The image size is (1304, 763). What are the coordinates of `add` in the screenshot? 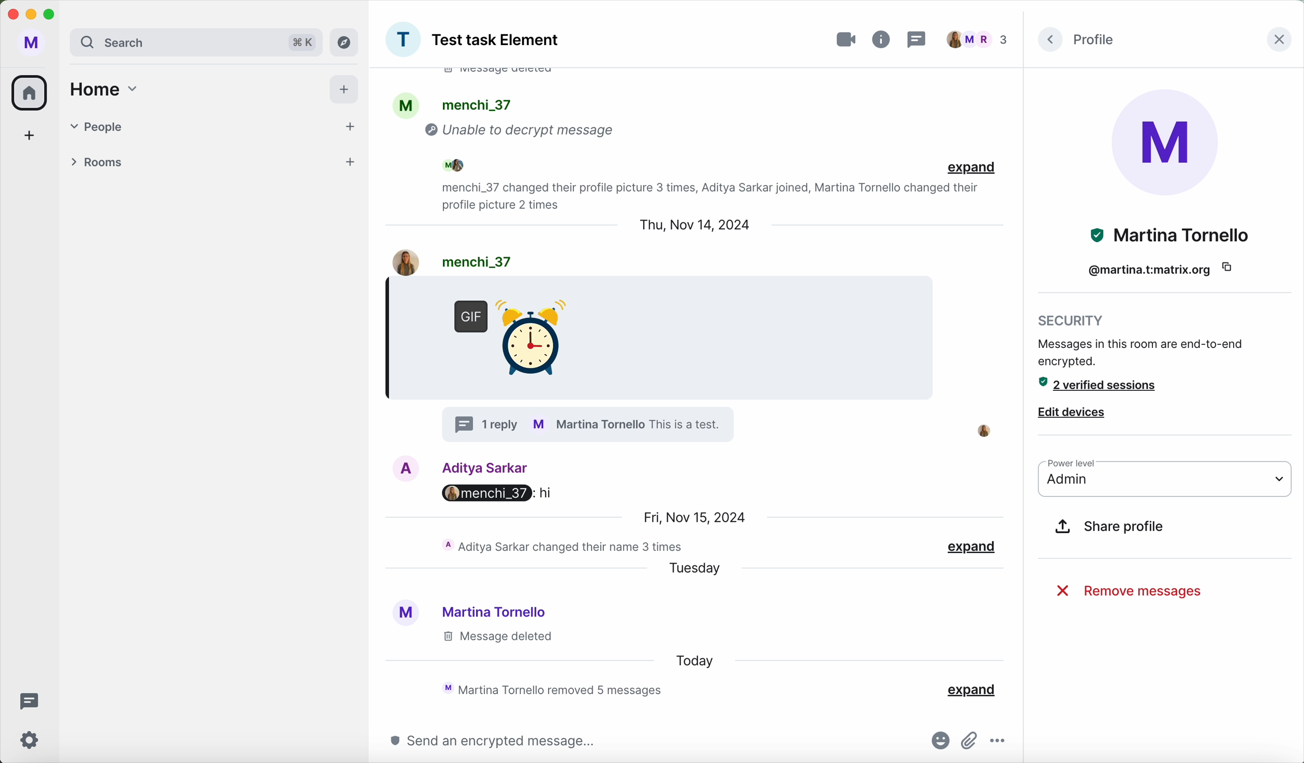 It's located at (347, 127).